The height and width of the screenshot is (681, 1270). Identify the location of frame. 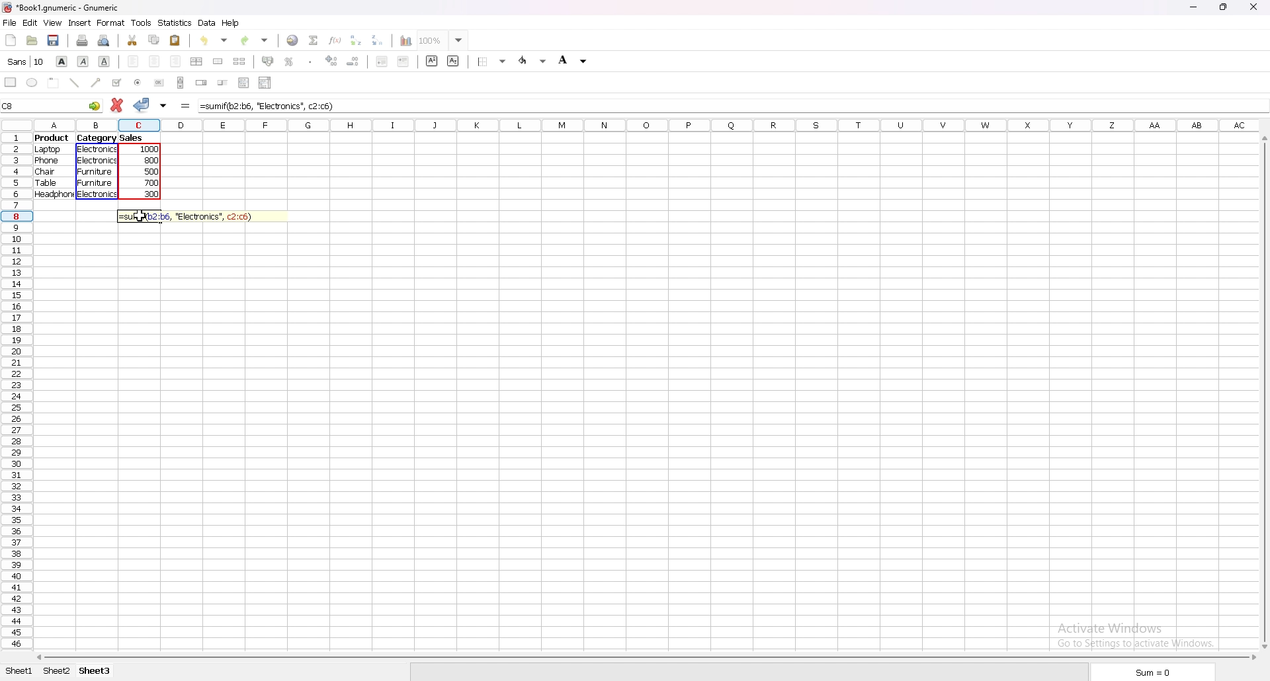
(53, 83).